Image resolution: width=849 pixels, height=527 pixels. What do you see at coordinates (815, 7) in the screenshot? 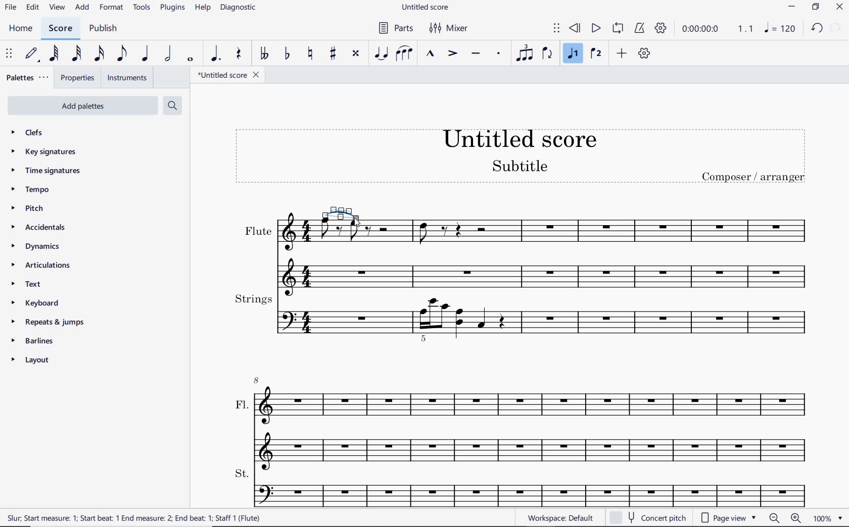
I see `restore down` at bounding box center [815, 7].